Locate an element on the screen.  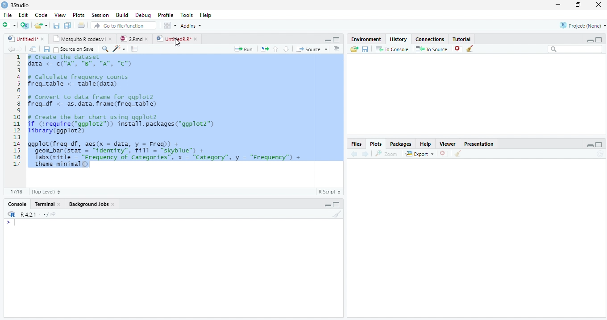
Packages is located at coordinates (402, 144).